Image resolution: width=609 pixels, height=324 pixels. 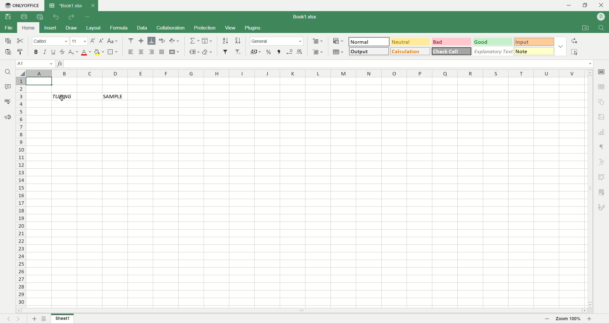 What do you see at coordinates (590, 320) in the screenshot?
I see `zoom in` at bounding box center [590, 320].